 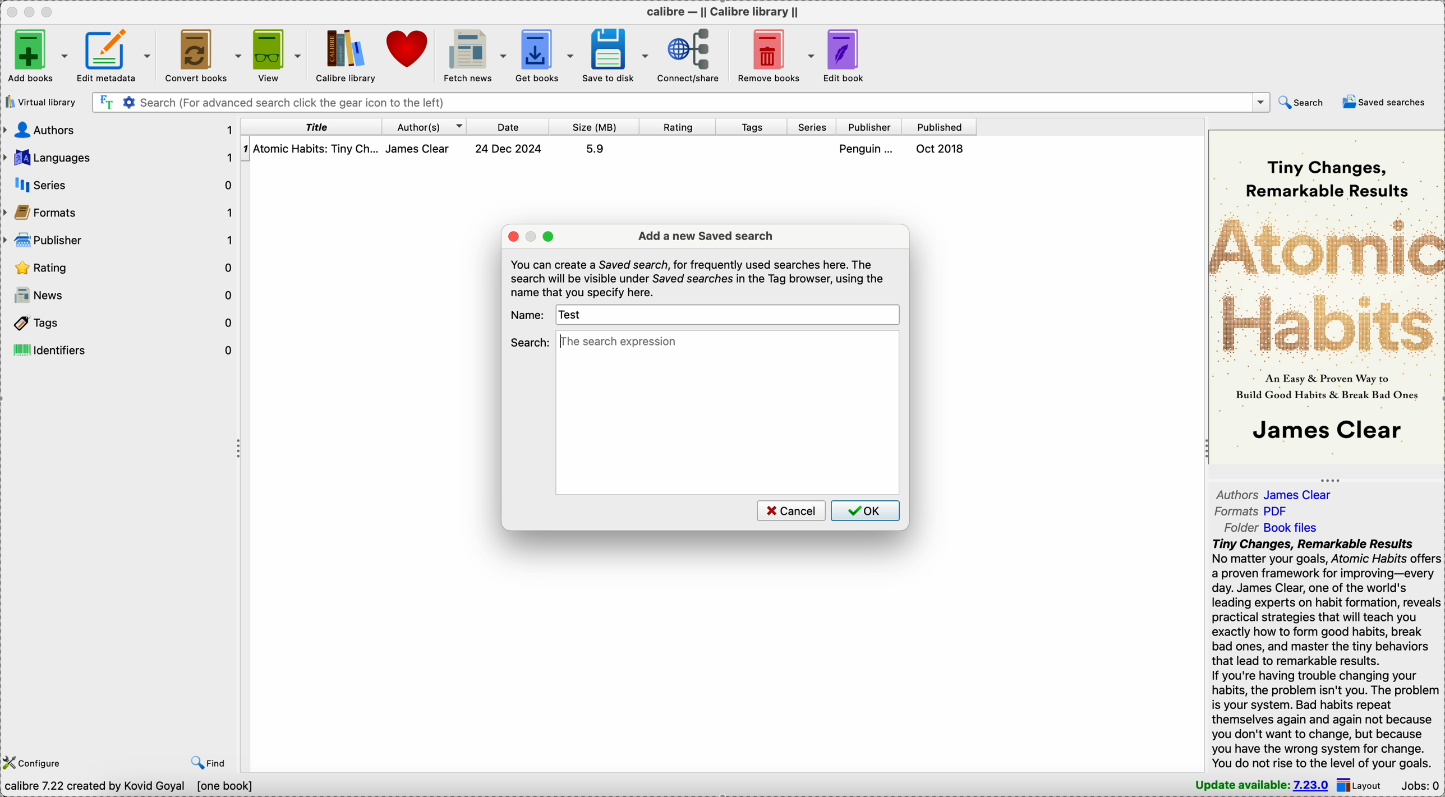 I want to click on view, so click(x=275, y=53).